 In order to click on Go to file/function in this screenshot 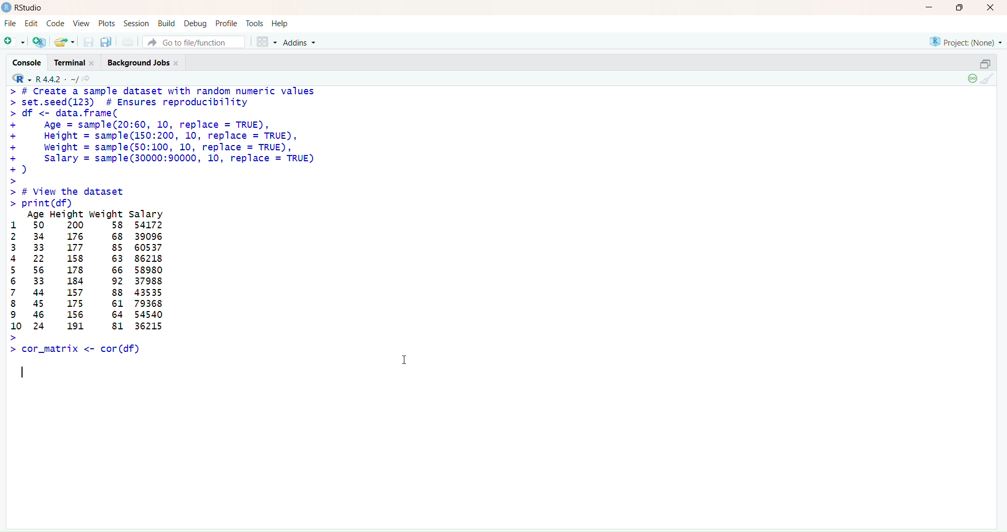, I will do `click(193, 42)`.